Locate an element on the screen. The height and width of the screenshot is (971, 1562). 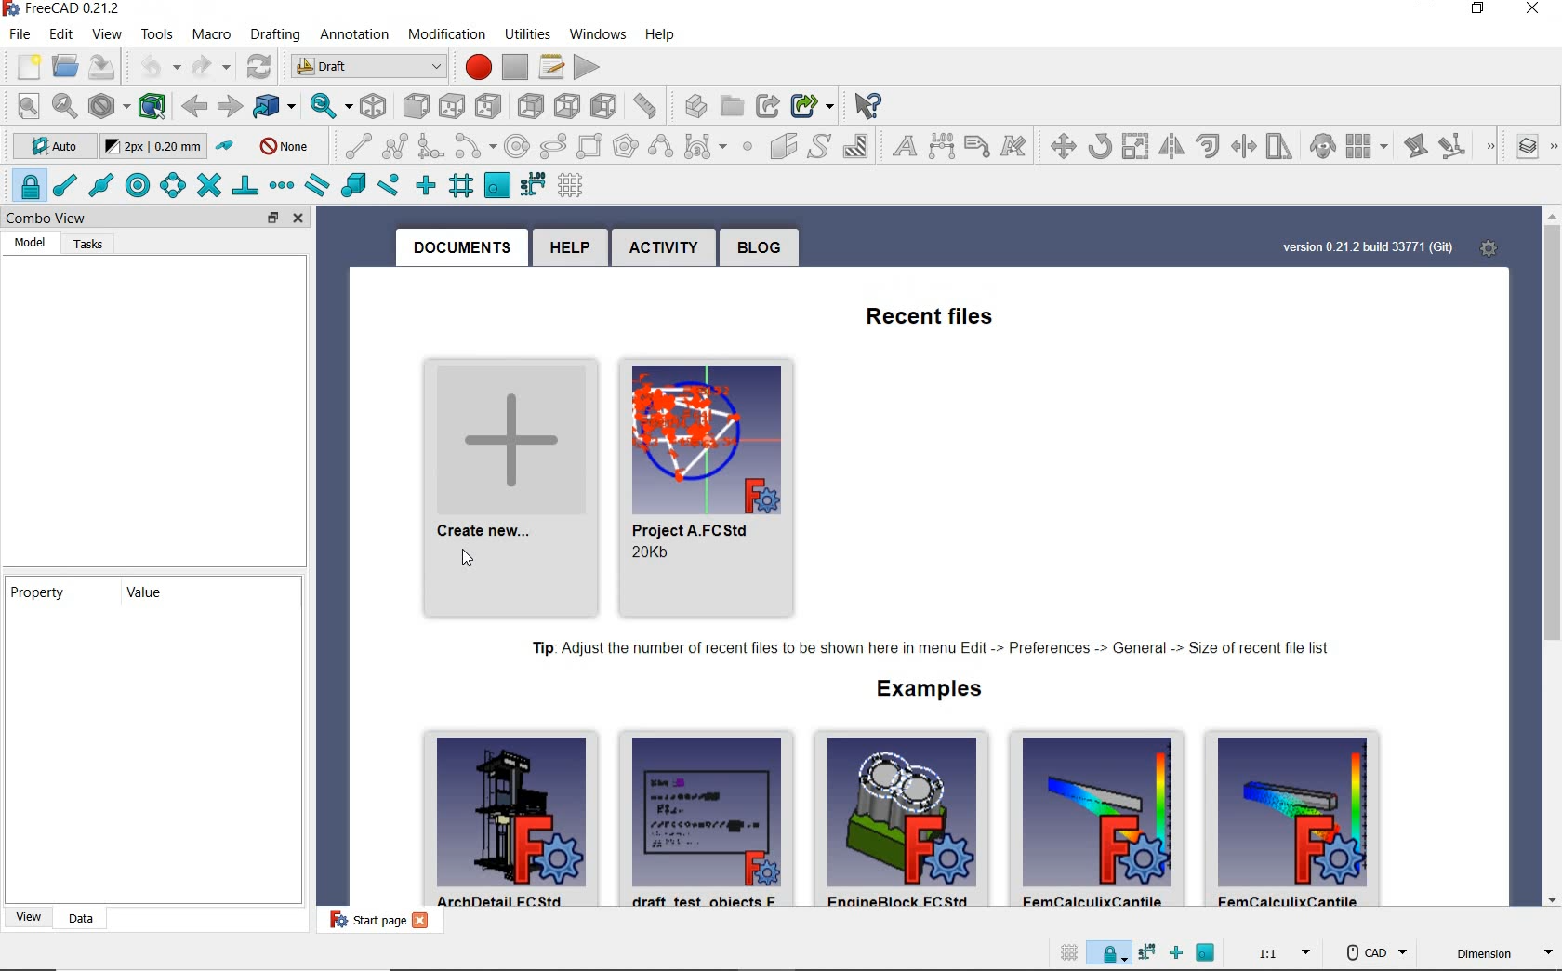
edit is located at coordinates (58, 33).